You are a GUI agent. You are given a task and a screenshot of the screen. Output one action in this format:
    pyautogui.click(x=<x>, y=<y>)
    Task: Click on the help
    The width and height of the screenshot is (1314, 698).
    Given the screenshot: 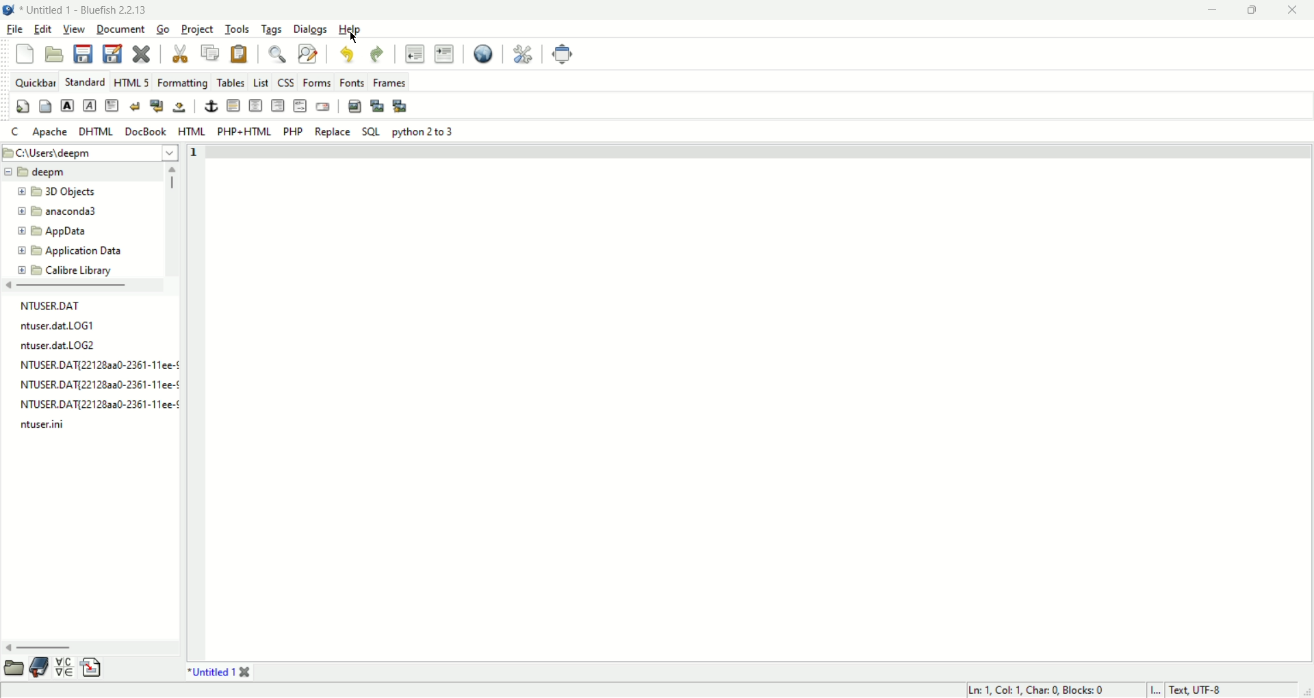 What is the action you would take?
    pyautogui.click(x=352, y=28)
    